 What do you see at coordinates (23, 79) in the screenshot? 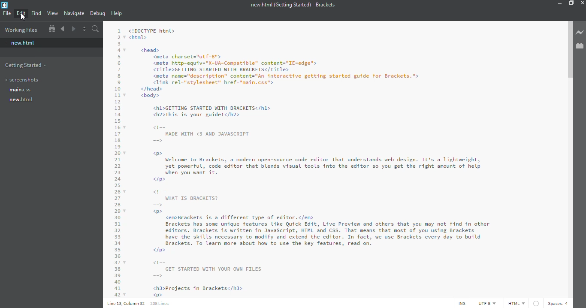
I see `screenshots` at bounding box center [23, 79].